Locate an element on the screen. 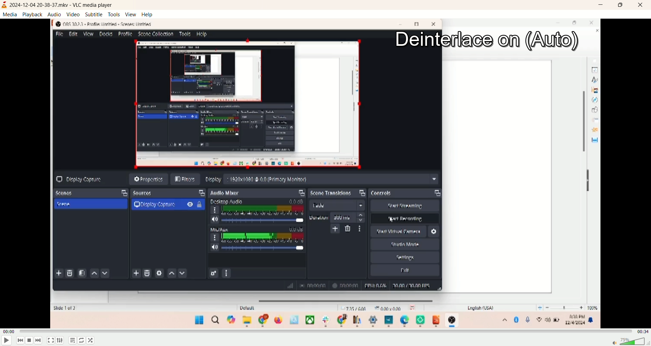  playlist is located at coordinates (73, 341).